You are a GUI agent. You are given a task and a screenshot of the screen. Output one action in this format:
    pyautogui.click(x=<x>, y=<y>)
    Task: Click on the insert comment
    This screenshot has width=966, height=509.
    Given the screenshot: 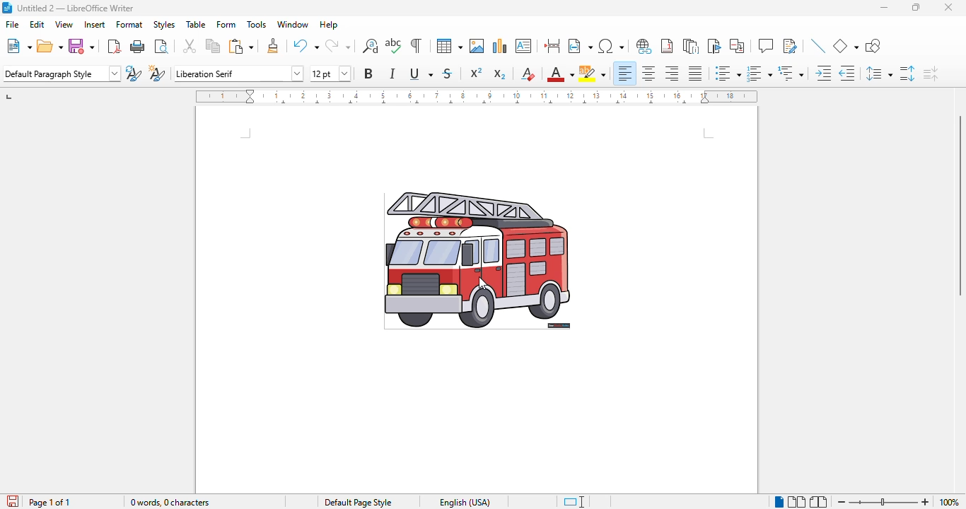 What is the action you would take?
    pyautogui.click(x=766, y=45)
    